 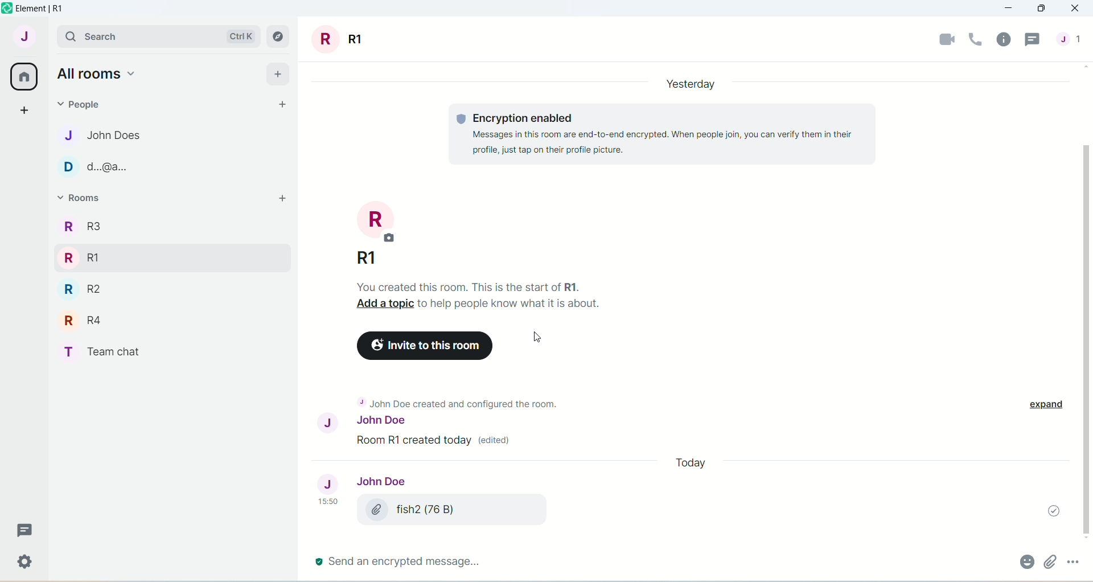 What do you see at coordinates (1047, 404) in the screenshot?
I see `expand` at bounding box center [1047, 404].